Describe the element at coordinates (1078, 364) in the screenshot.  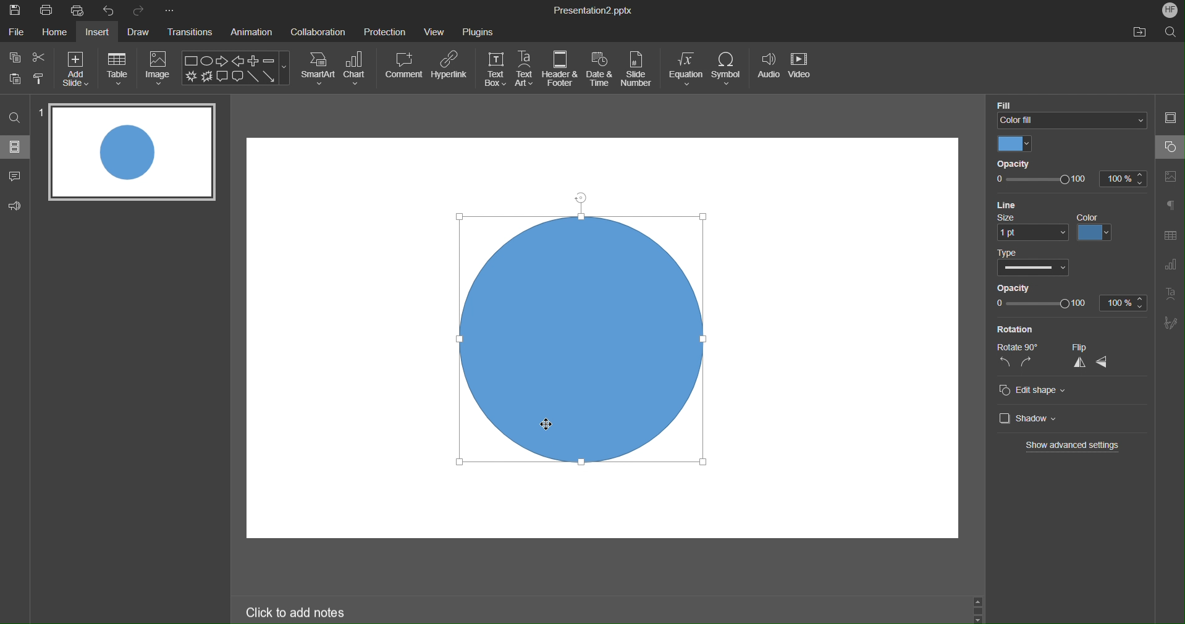
I see `vertical` at that location.